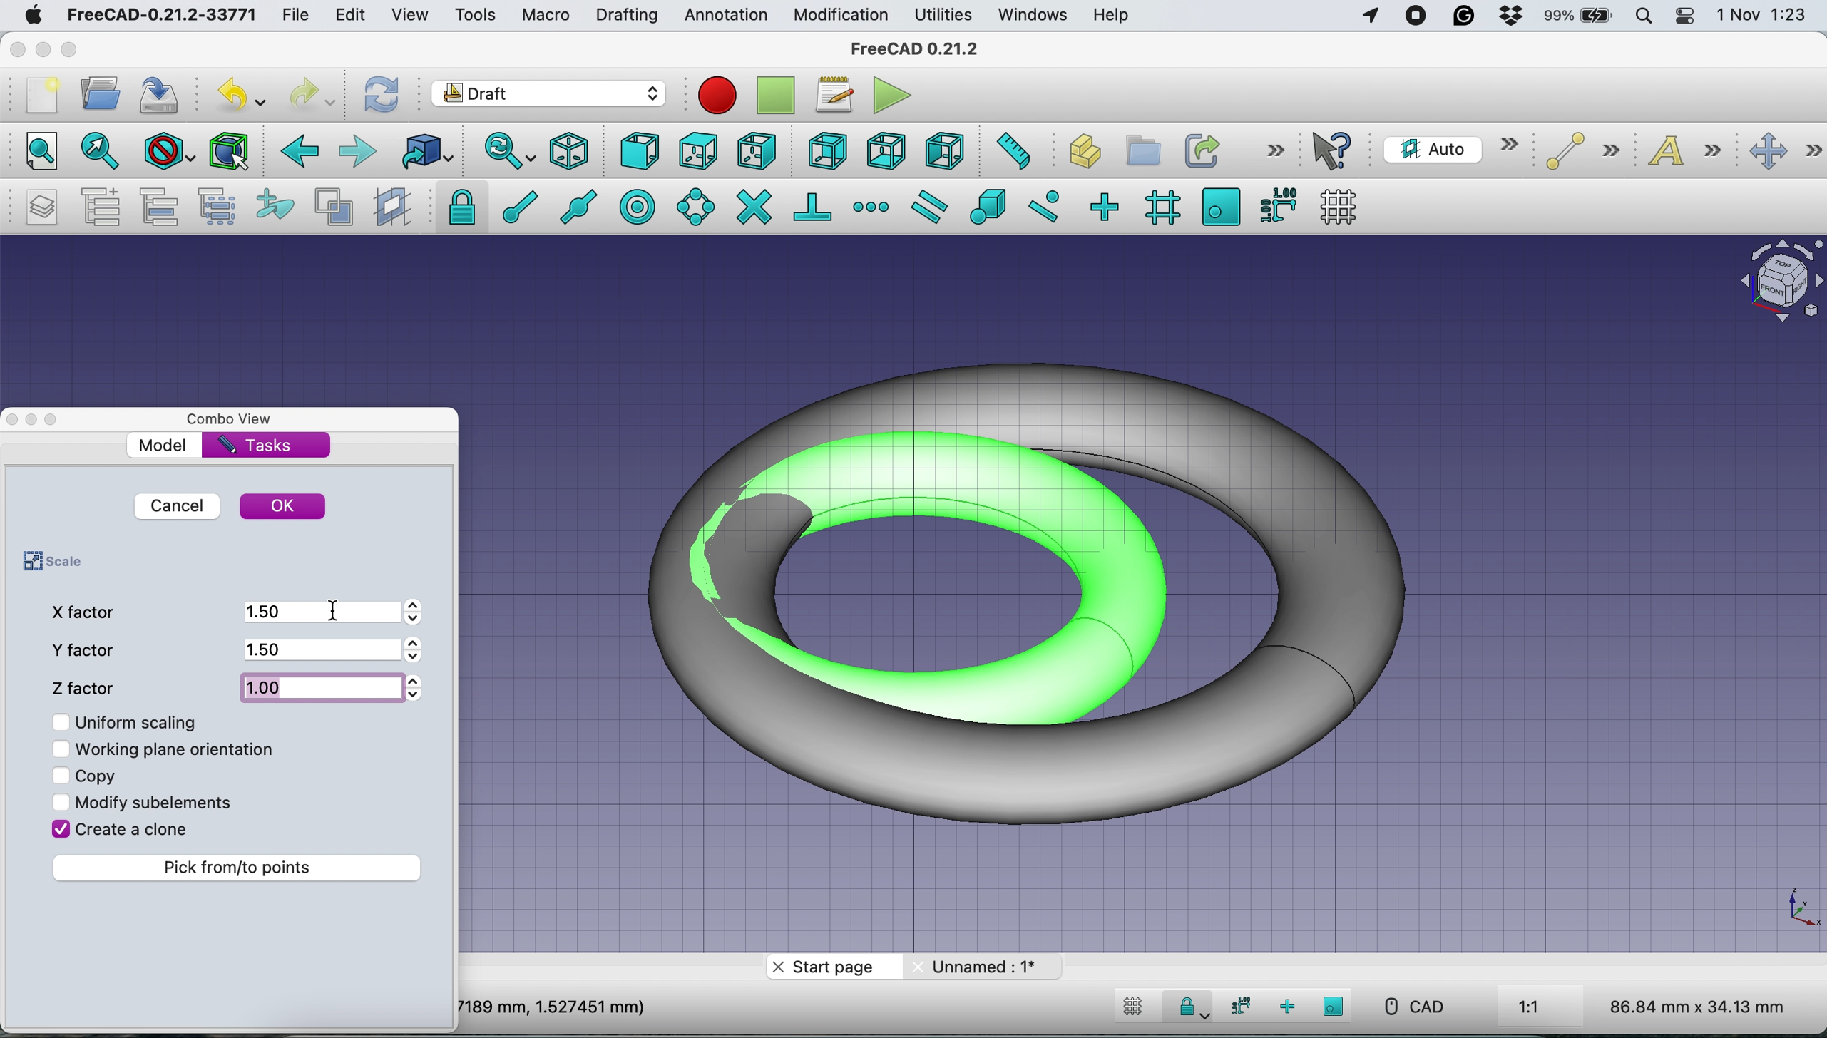 This screenshot has width=1827, height=1038. I want to click on dropbox, so click(1509, 16).